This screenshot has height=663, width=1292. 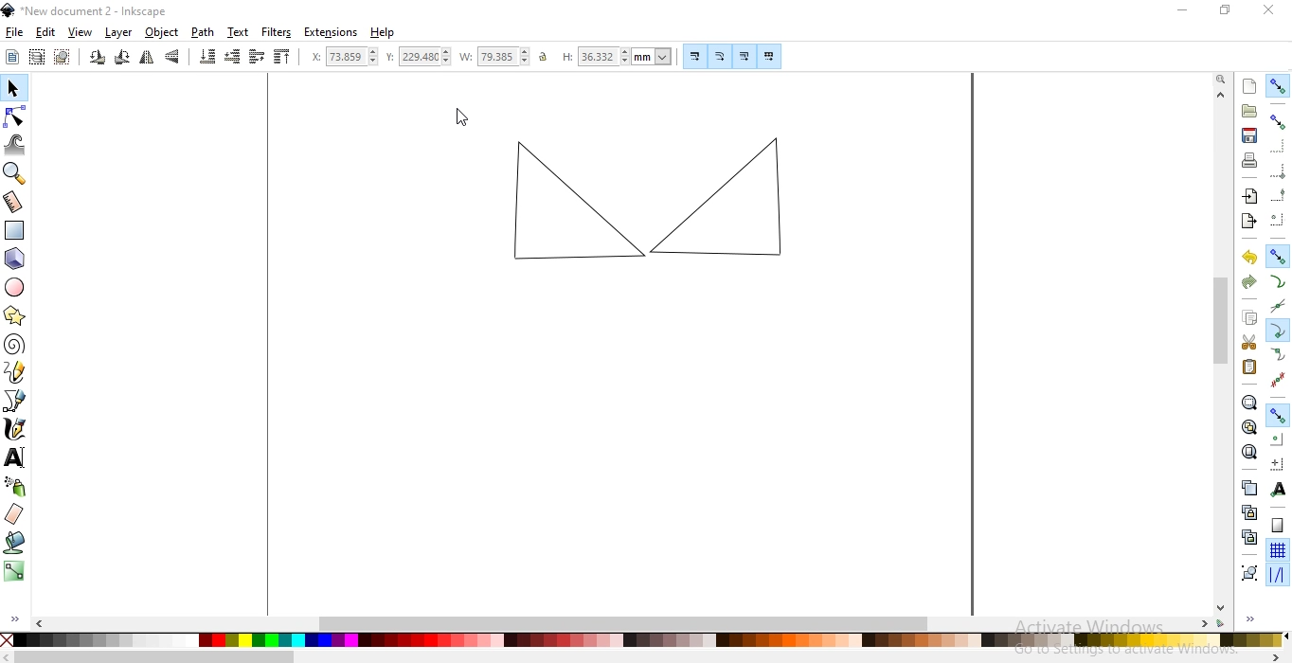 What do you see at coordinates (1249, 537) in the screenshot?
I see `cut the selected clone links` at bounding box center [1249, 537].